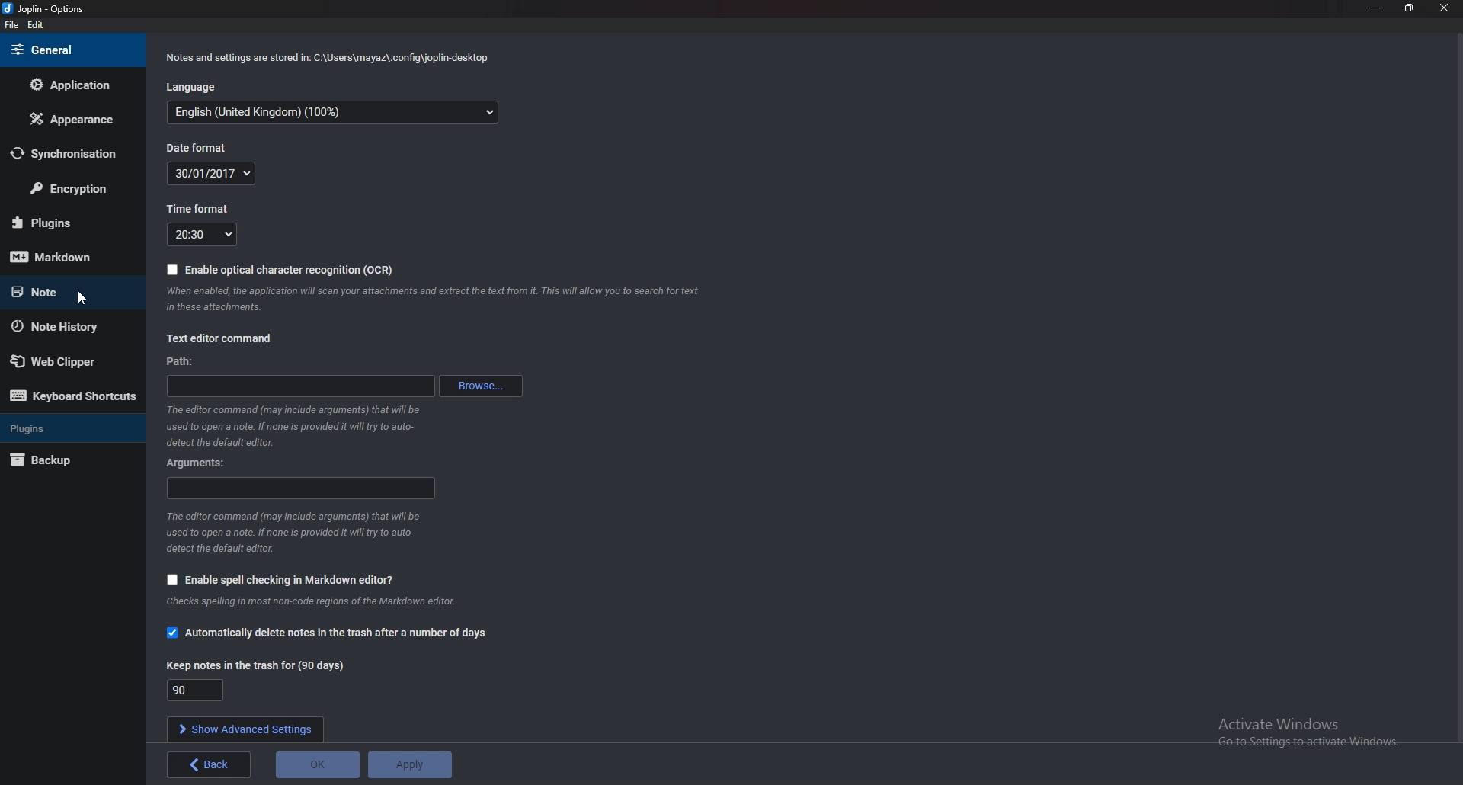 This screenshot has width=1463, height=785. I want to click on general, so click(67, 51).